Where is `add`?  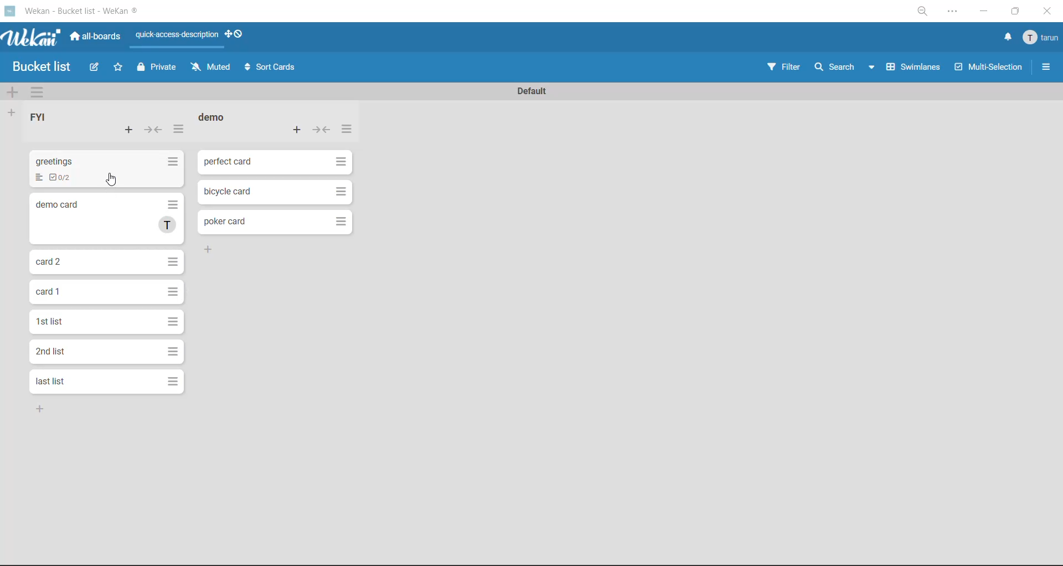
add is located at coordinates (40, 409).